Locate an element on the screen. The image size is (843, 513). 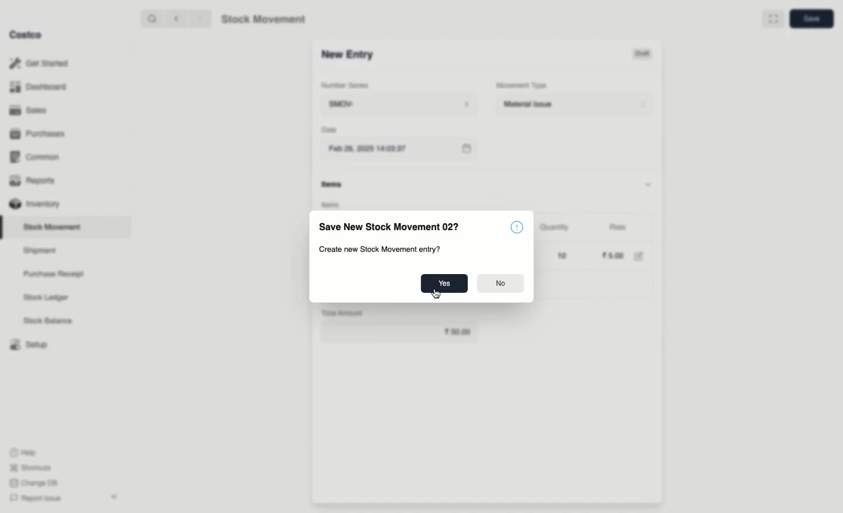
forward is located at coordinates (197, 18).